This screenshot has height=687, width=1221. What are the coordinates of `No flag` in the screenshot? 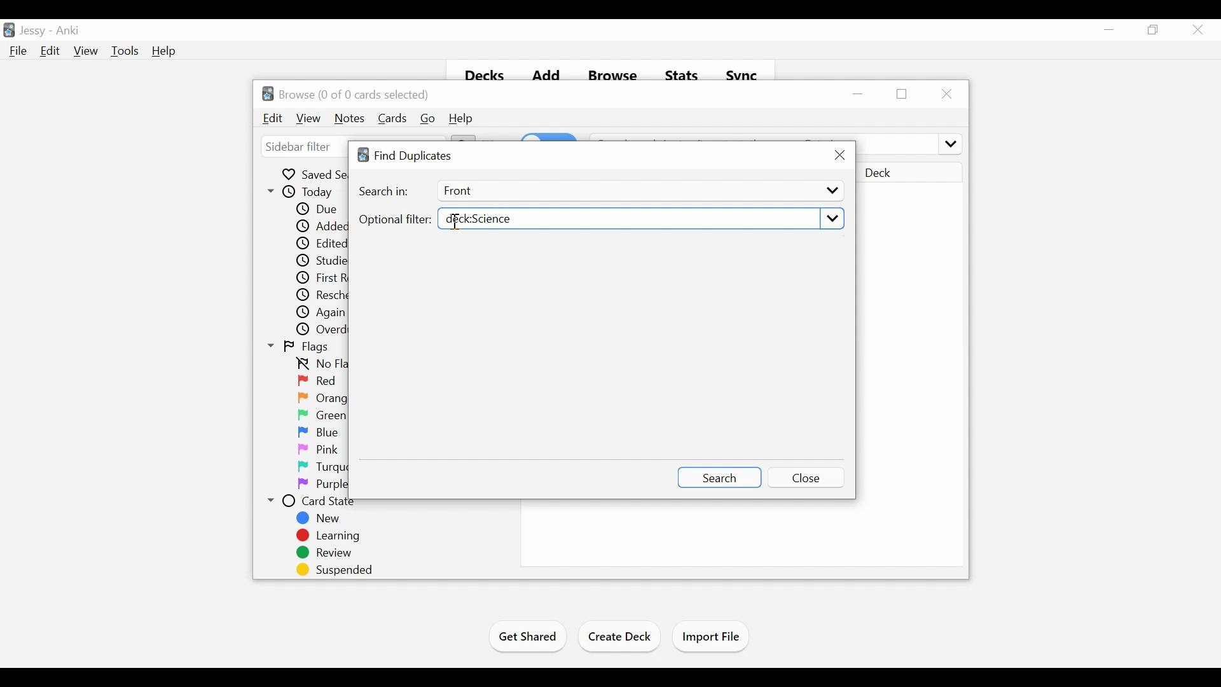 It's located at (319, 364).